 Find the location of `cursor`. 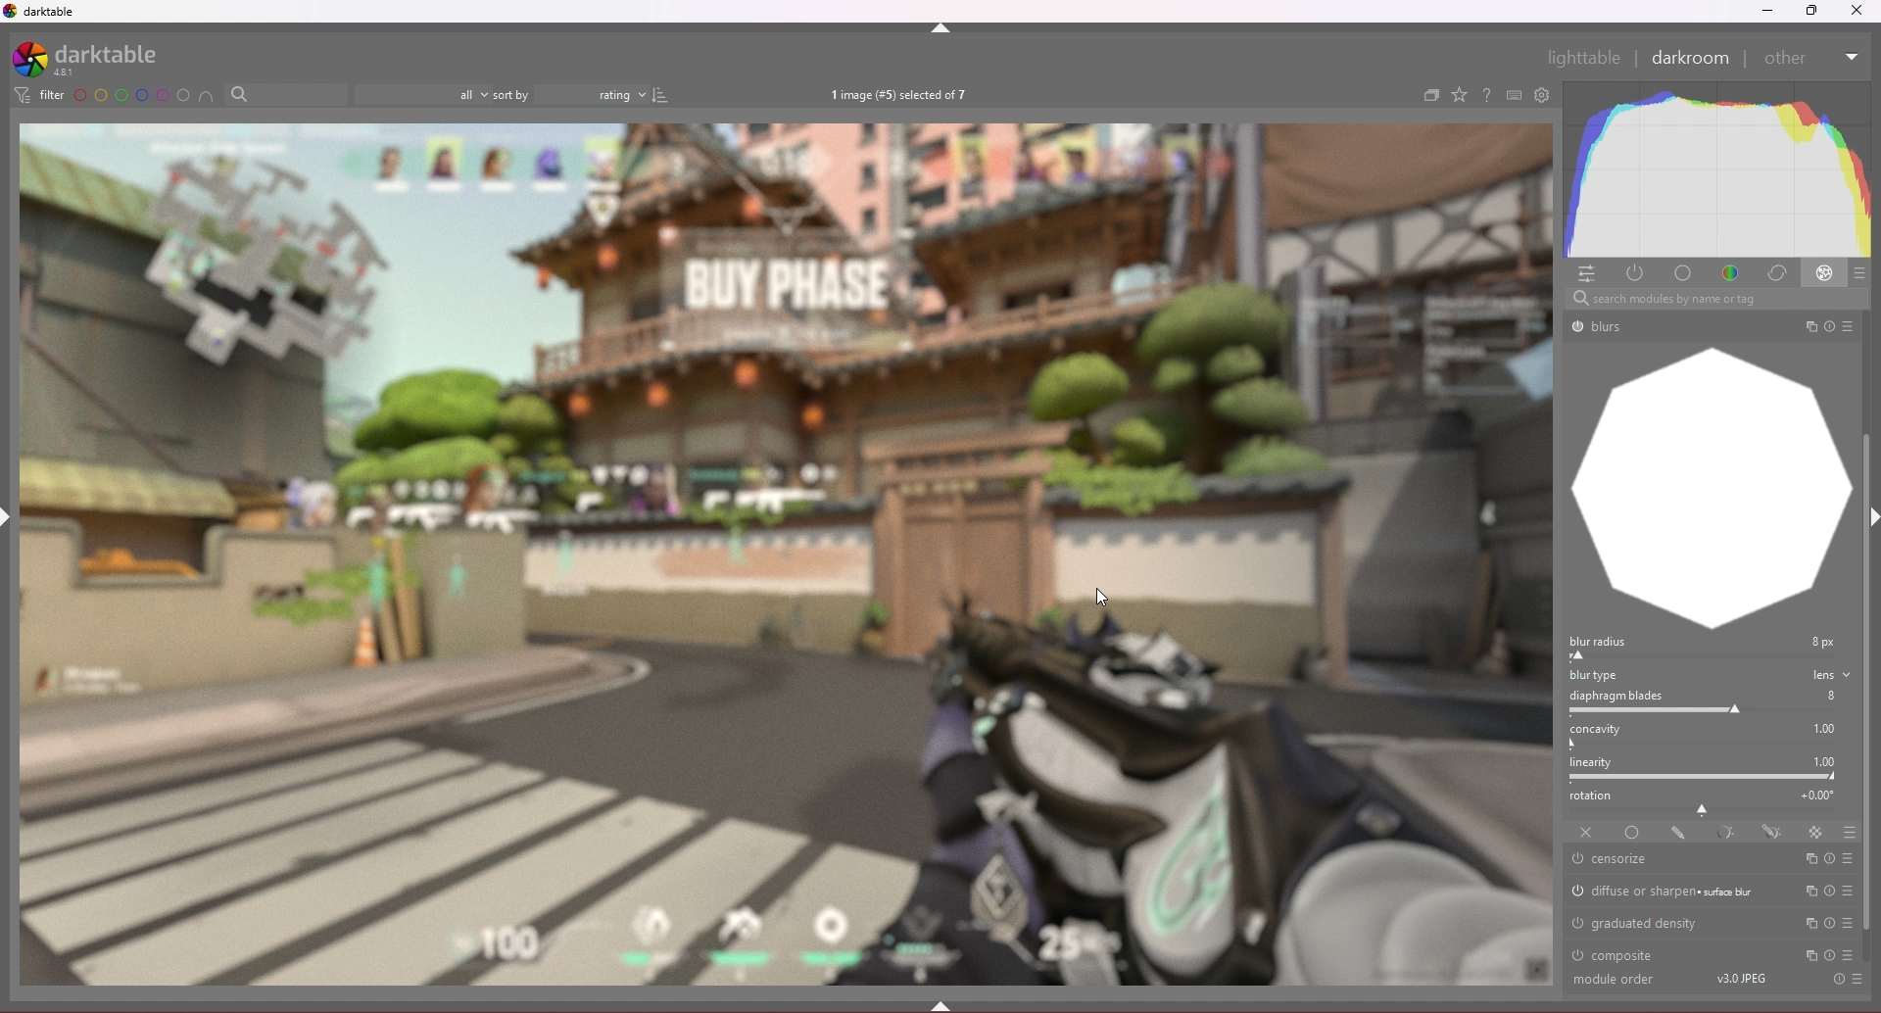

cursor is located at coordinates (1101, 595).